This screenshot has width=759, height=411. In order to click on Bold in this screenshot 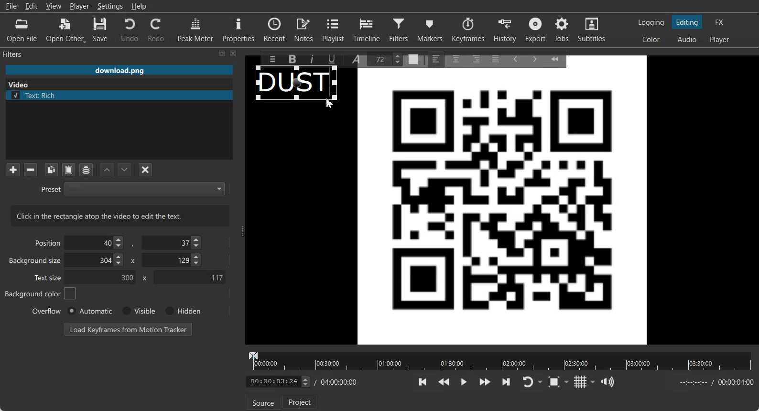, I will do `click(292, 59)`.